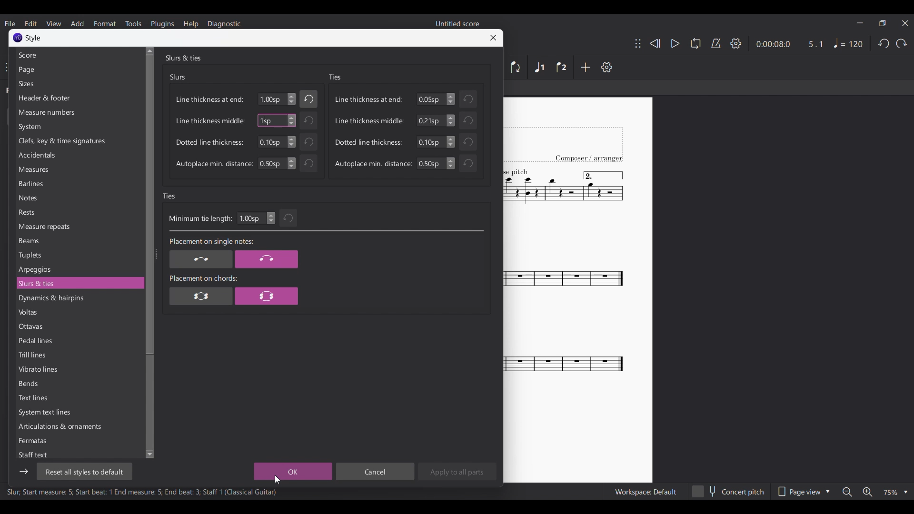 This screenshot has height=514, width=914. Describe the element at coordinates (200, 259) in the screenshot. I see `Placement on single notes option 1` at that location.